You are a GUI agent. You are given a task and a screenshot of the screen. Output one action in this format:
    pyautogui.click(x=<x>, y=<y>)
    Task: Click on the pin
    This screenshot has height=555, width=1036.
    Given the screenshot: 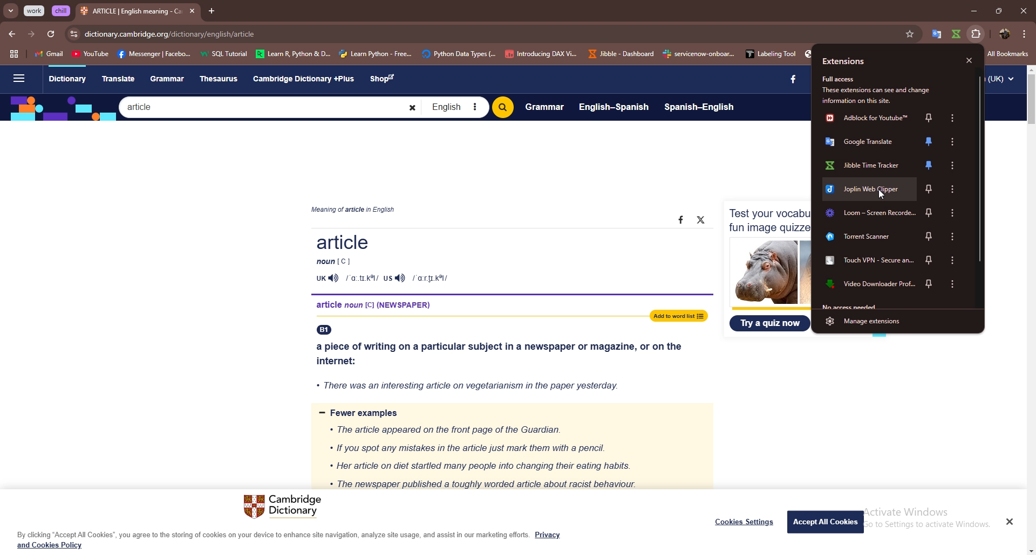 What is the action you would take?
    pyautogui.click(x=929, y=118)
    